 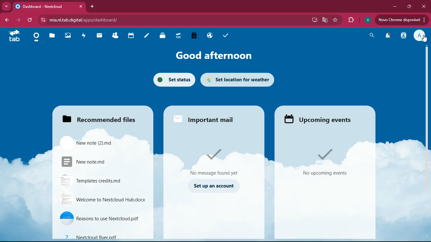 What do you see at coordinates (316, 120) in the screenshot?
I see `upcoming events` at bounding box center [316, 120].